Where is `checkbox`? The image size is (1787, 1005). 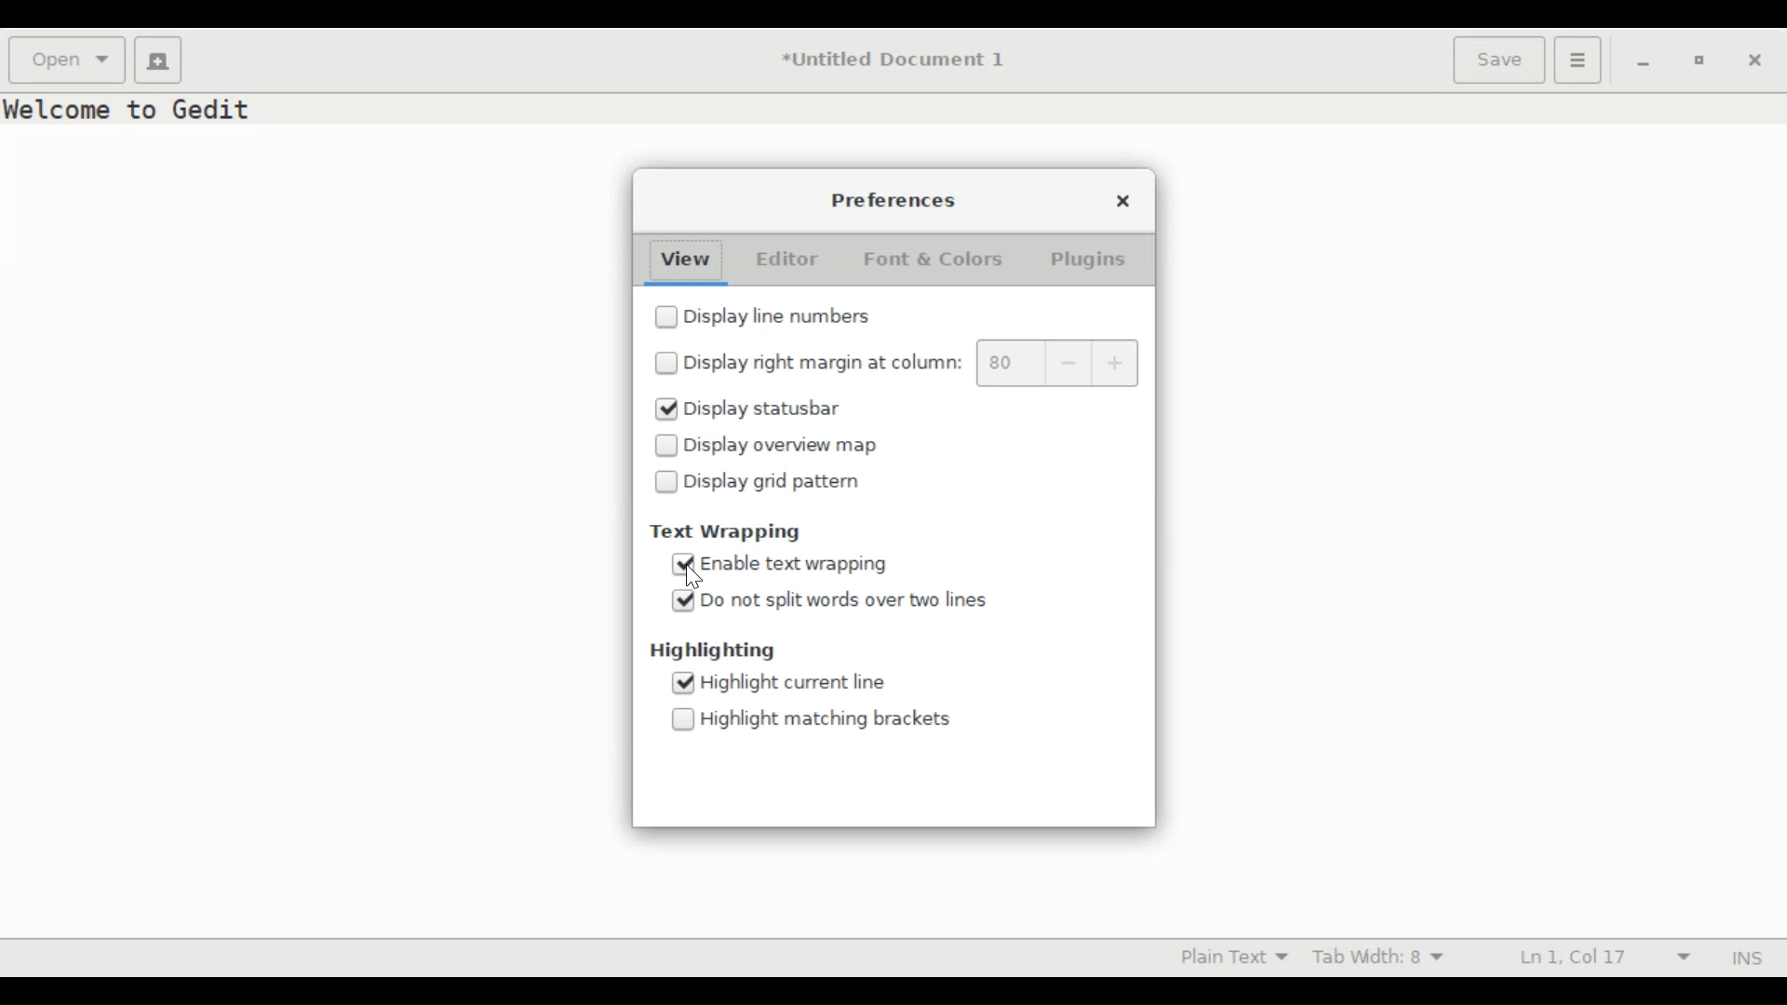
checkbox is located at coordinates (666, 446).